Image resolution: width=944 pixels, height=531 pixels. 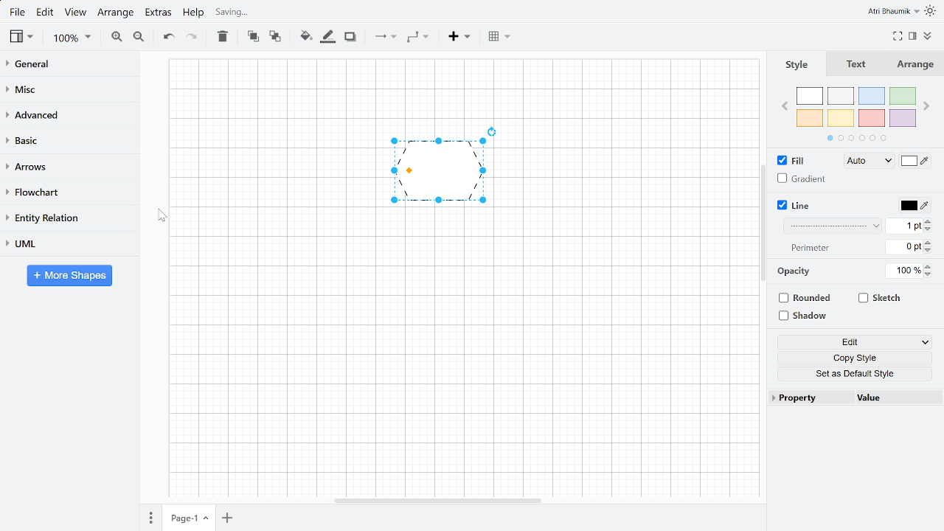 I want to click on Redo, so click(x=191, y=37).